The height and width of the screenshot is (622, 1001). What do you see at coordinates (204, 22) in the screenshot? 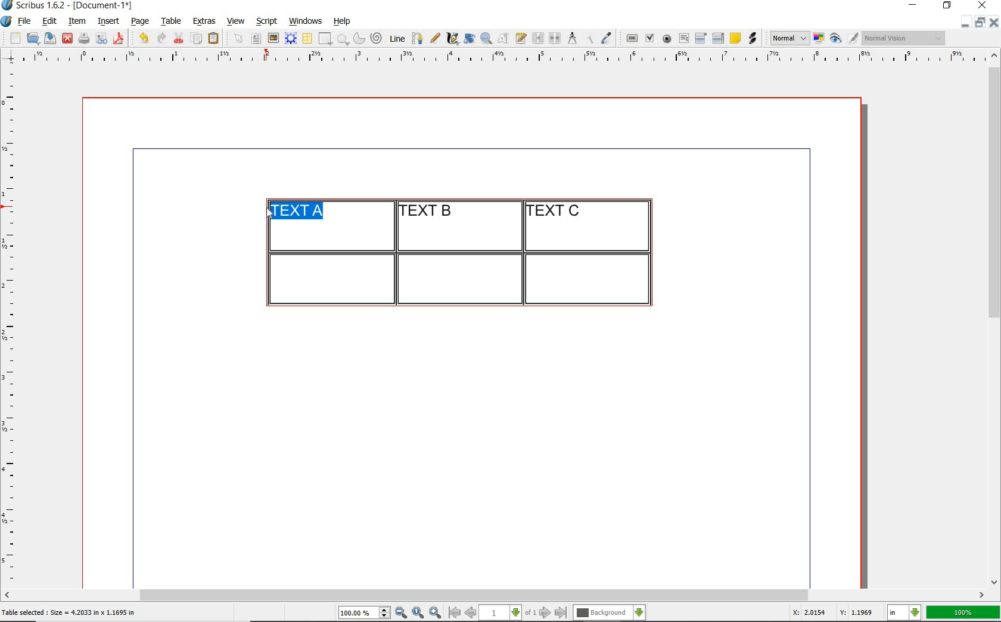
I see `extras` at bounding box center [204, 22].